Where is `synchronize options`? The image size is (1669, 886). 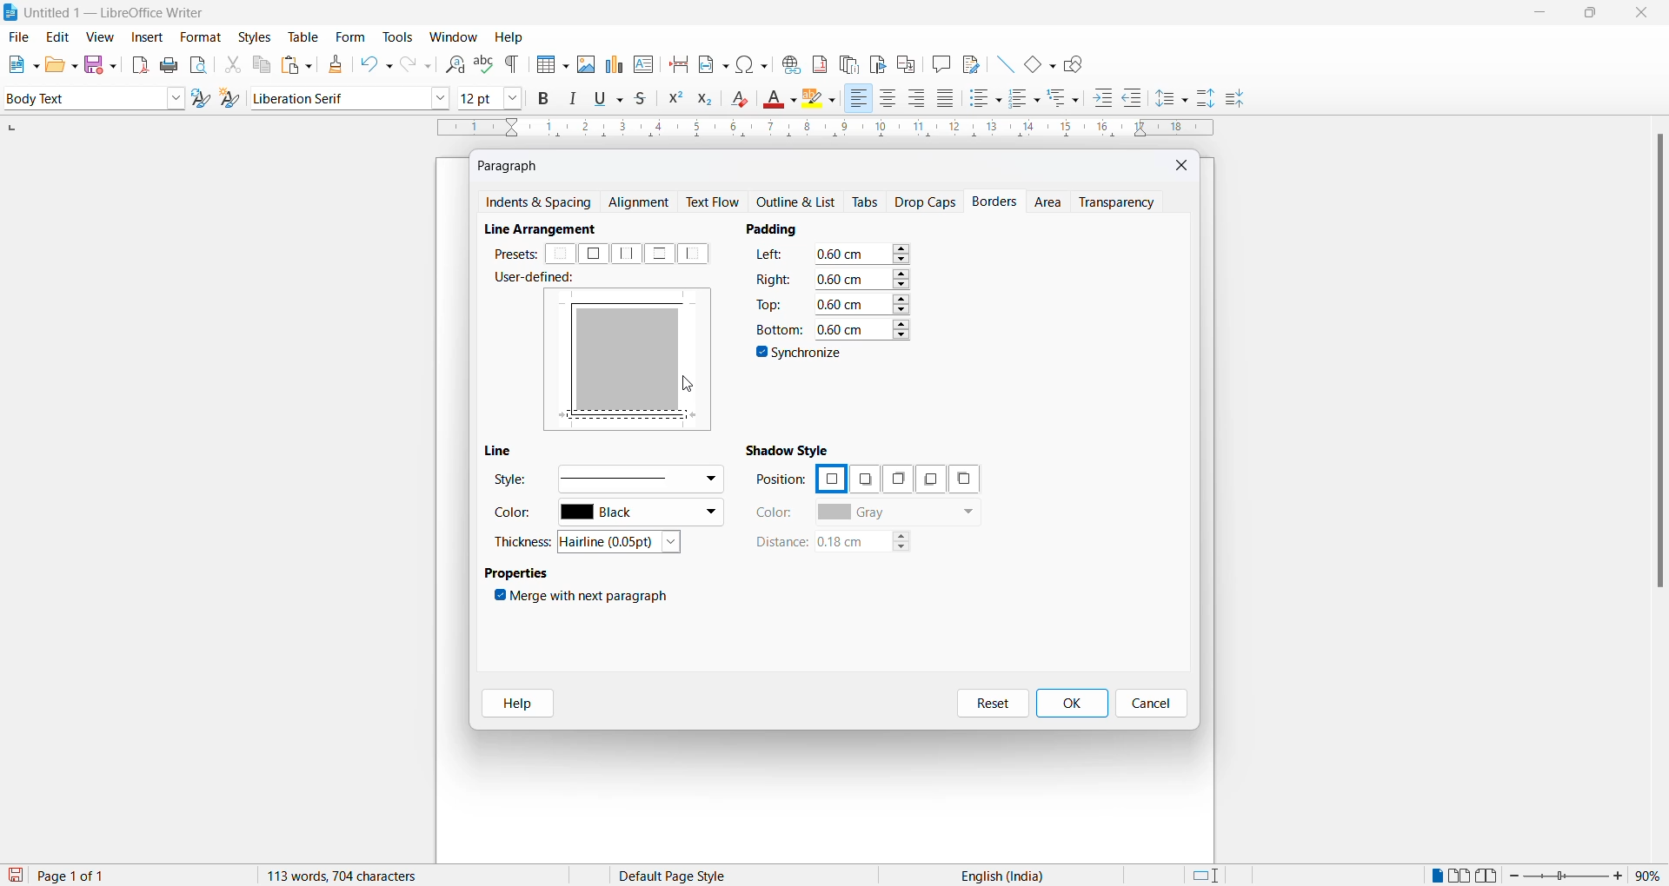 synchronize options is located at coordinates (801, 355).